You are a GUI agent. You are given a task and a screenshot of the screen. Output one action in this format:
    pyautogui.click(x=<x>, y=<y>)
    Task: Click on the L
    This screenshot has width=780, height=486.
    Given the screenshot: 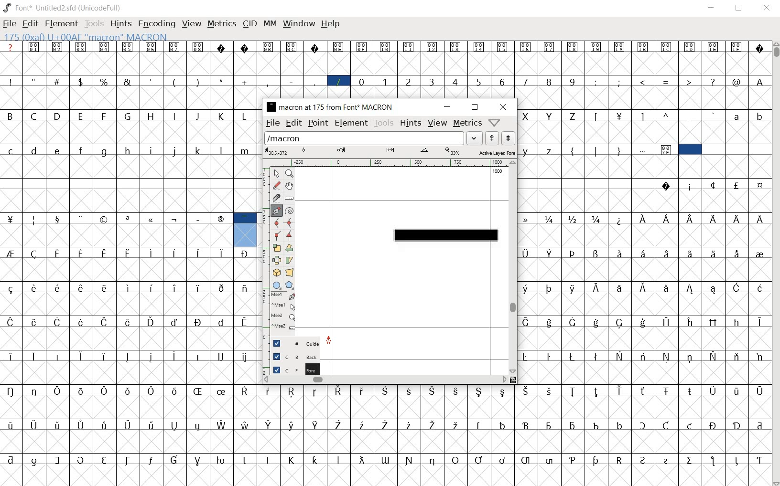 What is the action you would take?
    pyautogui.click(x=246, y=115)
    